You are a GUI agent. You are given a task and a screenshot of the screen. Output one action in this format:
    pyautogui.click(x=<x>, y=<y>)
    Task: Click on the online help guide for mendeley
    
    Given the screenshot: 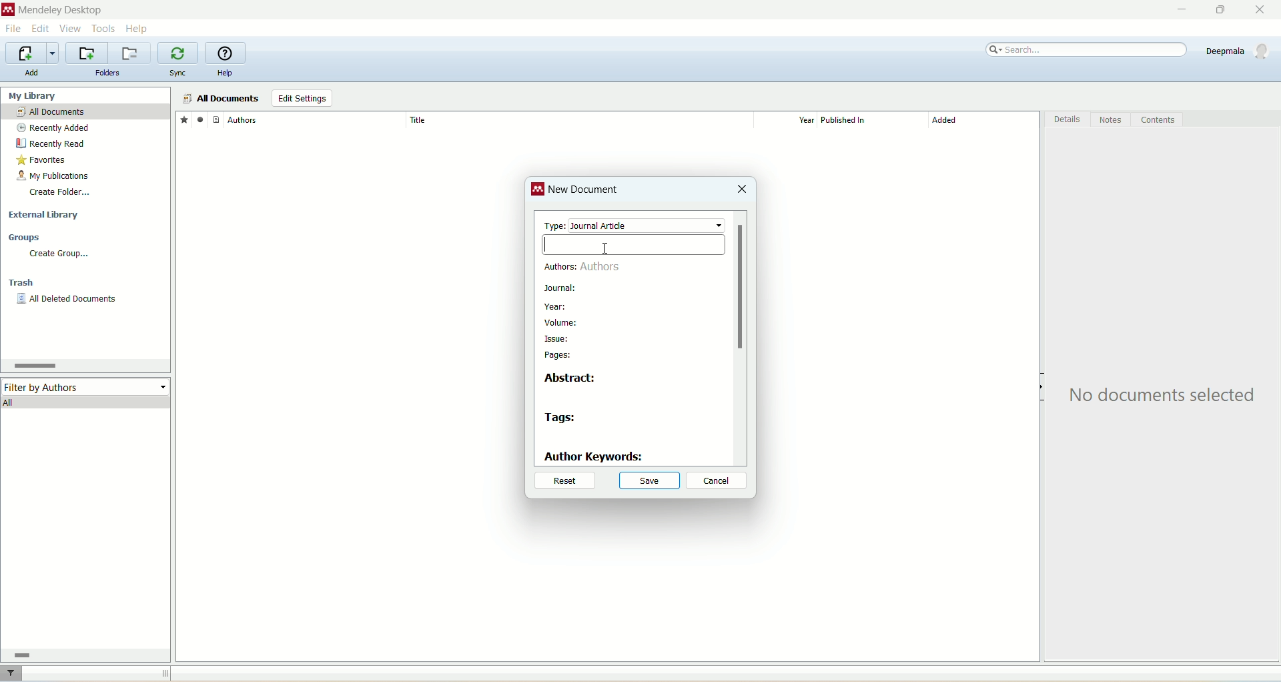 What is the action you would take?
    pyautogui.click(x=226, y=53)
    